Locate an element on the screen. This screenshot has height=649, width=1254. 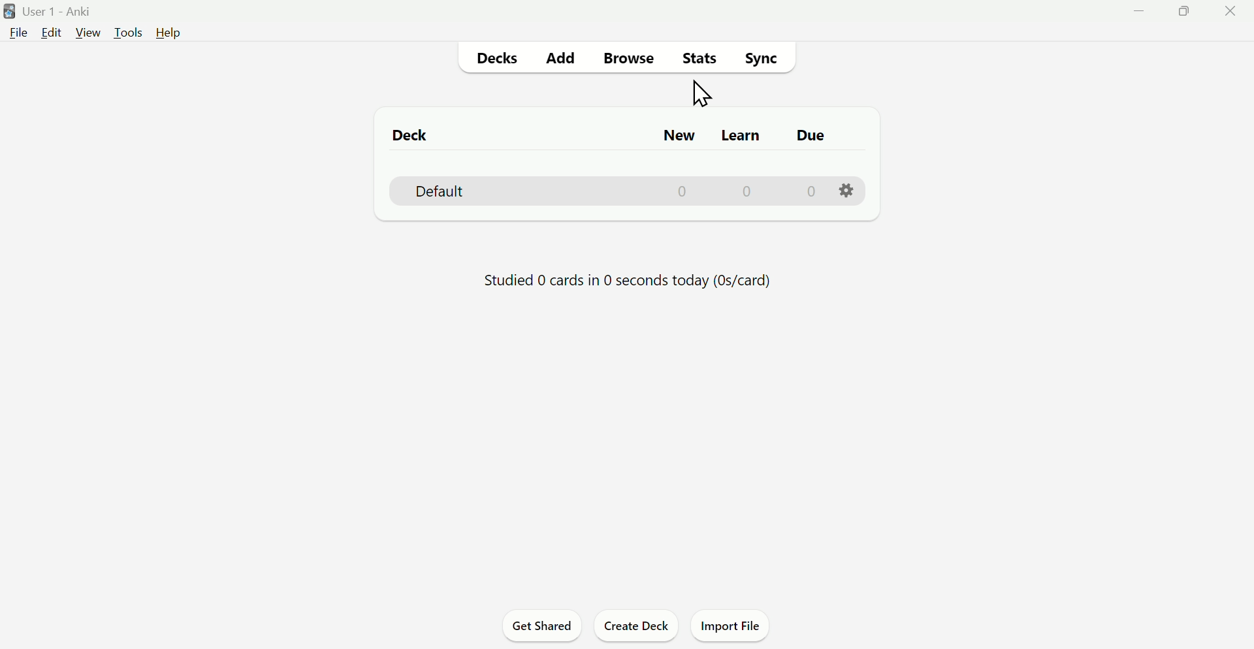
Browse is located at coordinates (633, 57).